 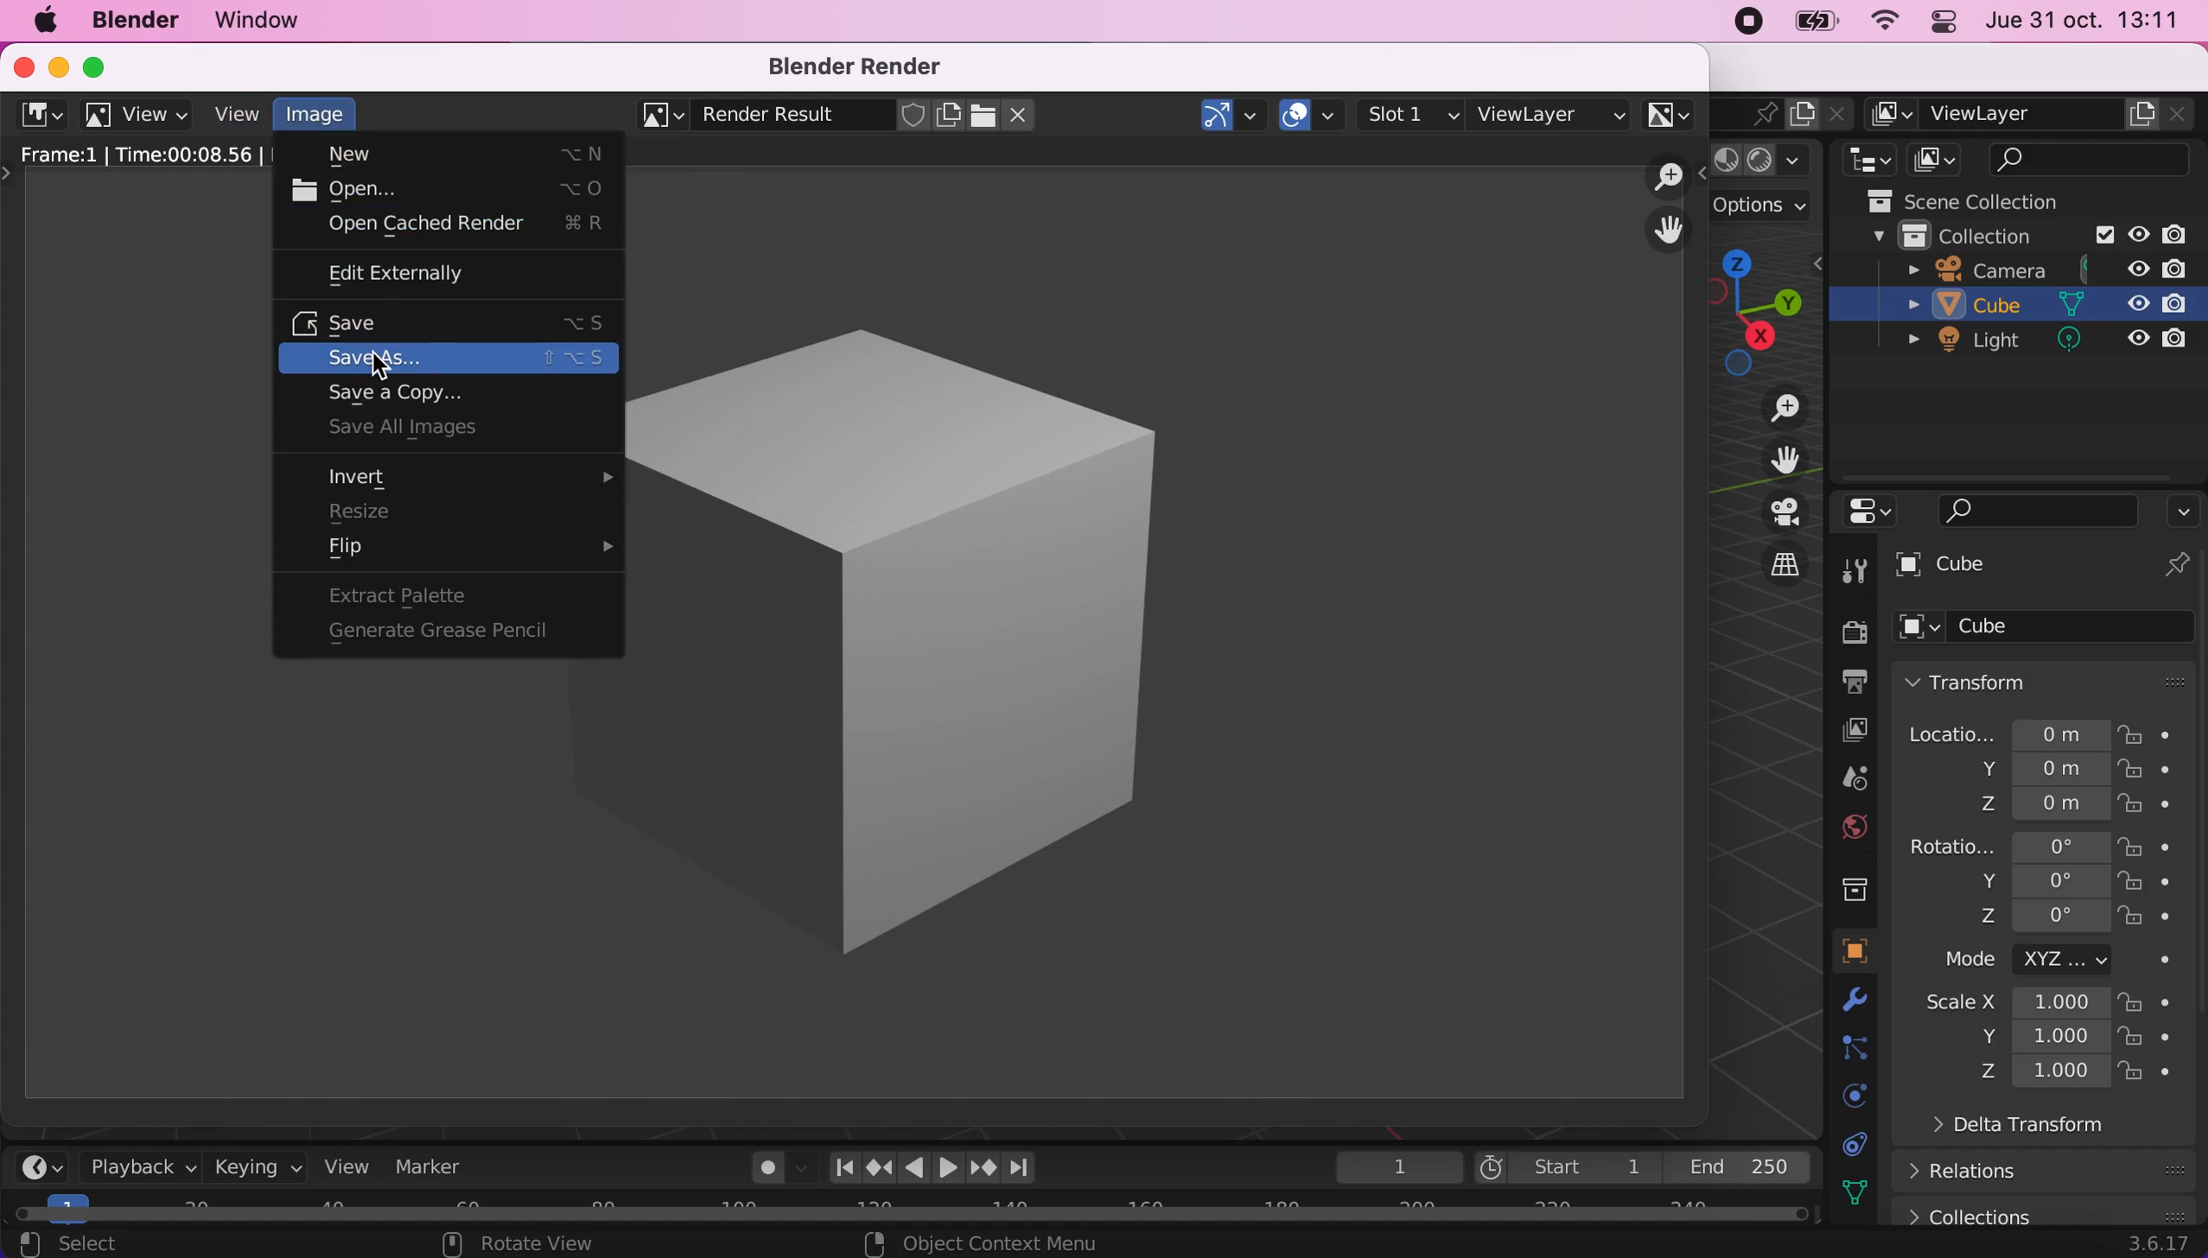 I want to click on Jump to previous keyframe, so click(x=877, y=1165).